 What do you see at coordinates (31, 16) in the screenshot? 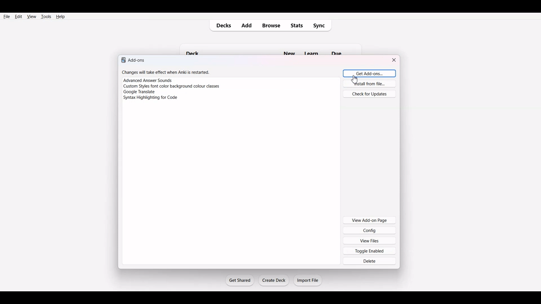
I see `View` at bounding box center [31, 16].